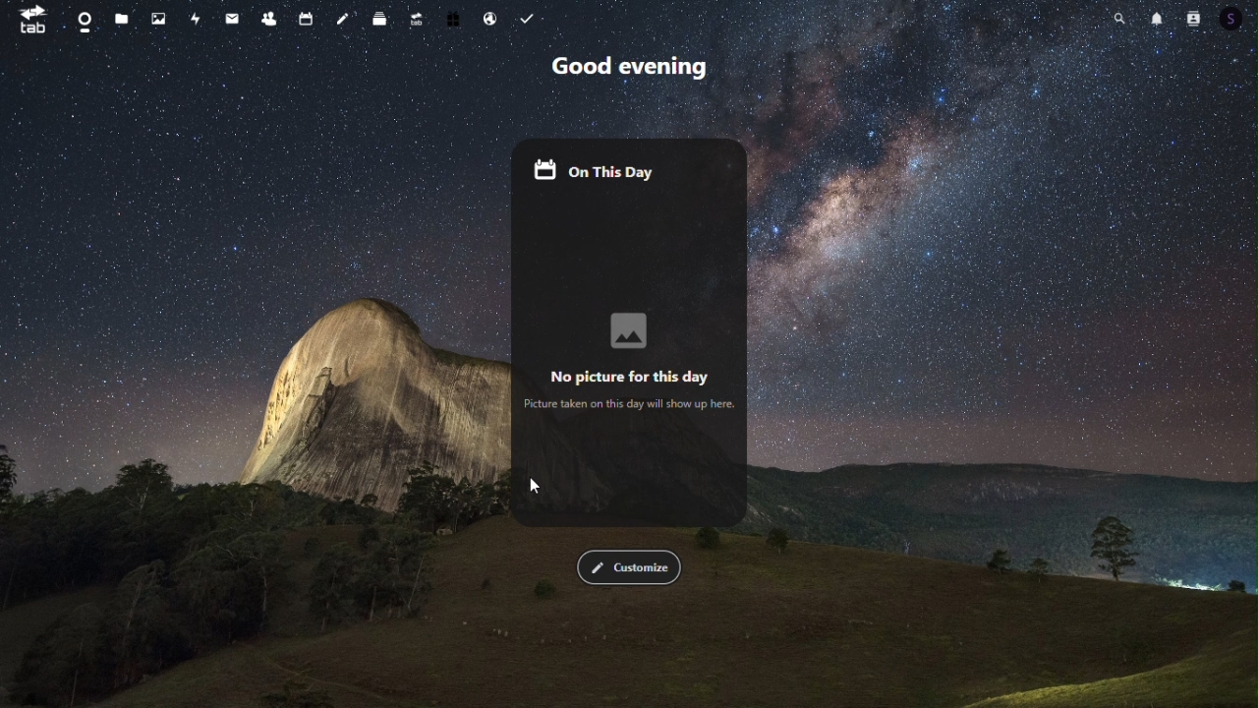 The height and width of the screenshot is (708, 1258). Describe the element at coordinates (628, 566) in the screenshot. I see `Customize` at that location.